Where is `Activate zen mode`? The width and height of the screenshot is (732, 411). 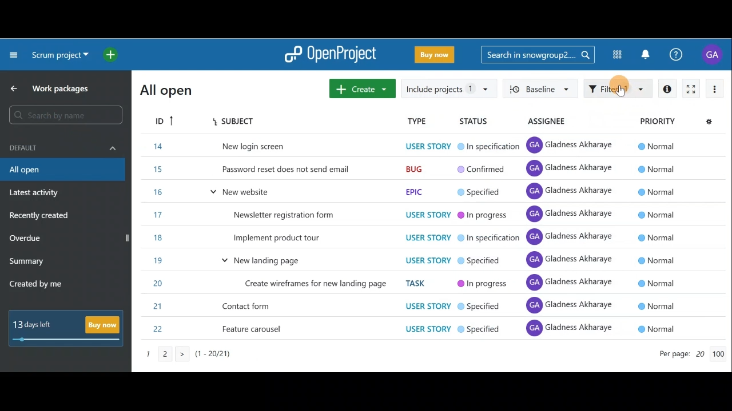 Activate zen mode is located at coordinates (690, 90).